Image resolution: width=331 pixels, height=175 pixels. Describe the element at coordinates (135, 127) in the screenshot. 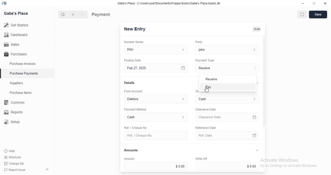

I see `Ret. / Cheque No.` at that location.